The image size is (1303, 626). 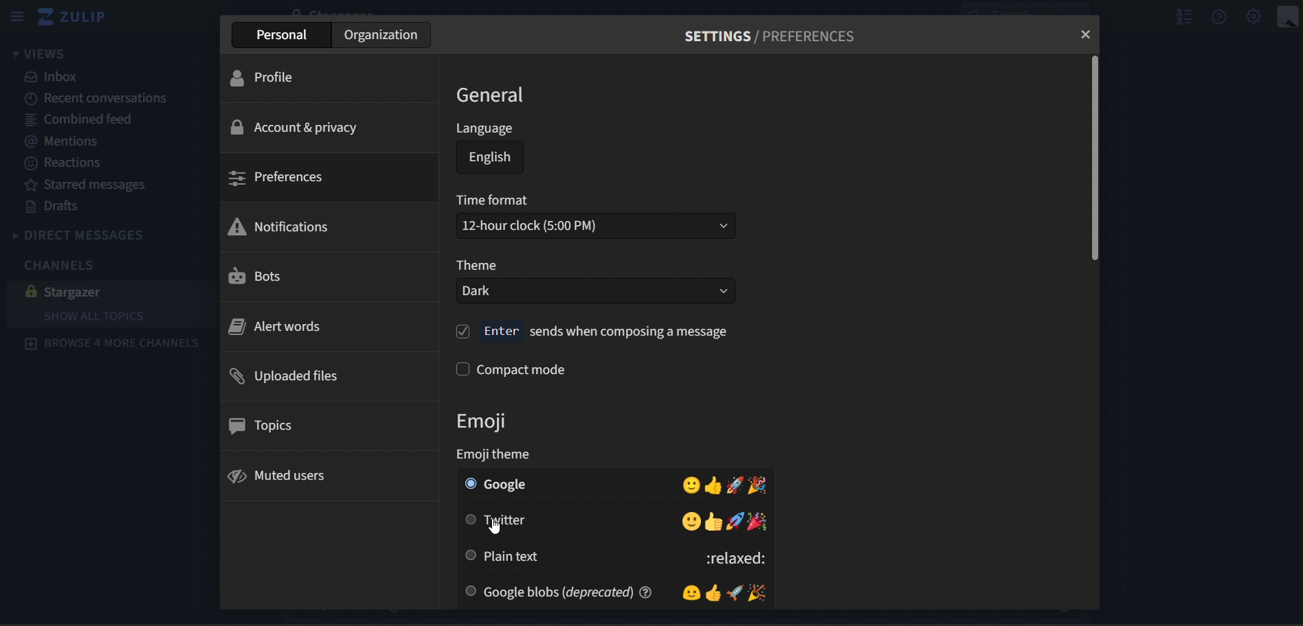 I want to click on mentions, so click(x=70, y=142).